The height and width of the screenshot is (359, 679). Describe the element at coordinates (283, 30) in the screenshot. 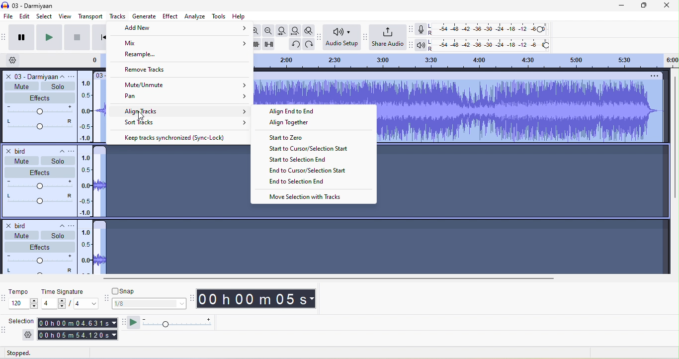

I see `file selection to width` at that location.